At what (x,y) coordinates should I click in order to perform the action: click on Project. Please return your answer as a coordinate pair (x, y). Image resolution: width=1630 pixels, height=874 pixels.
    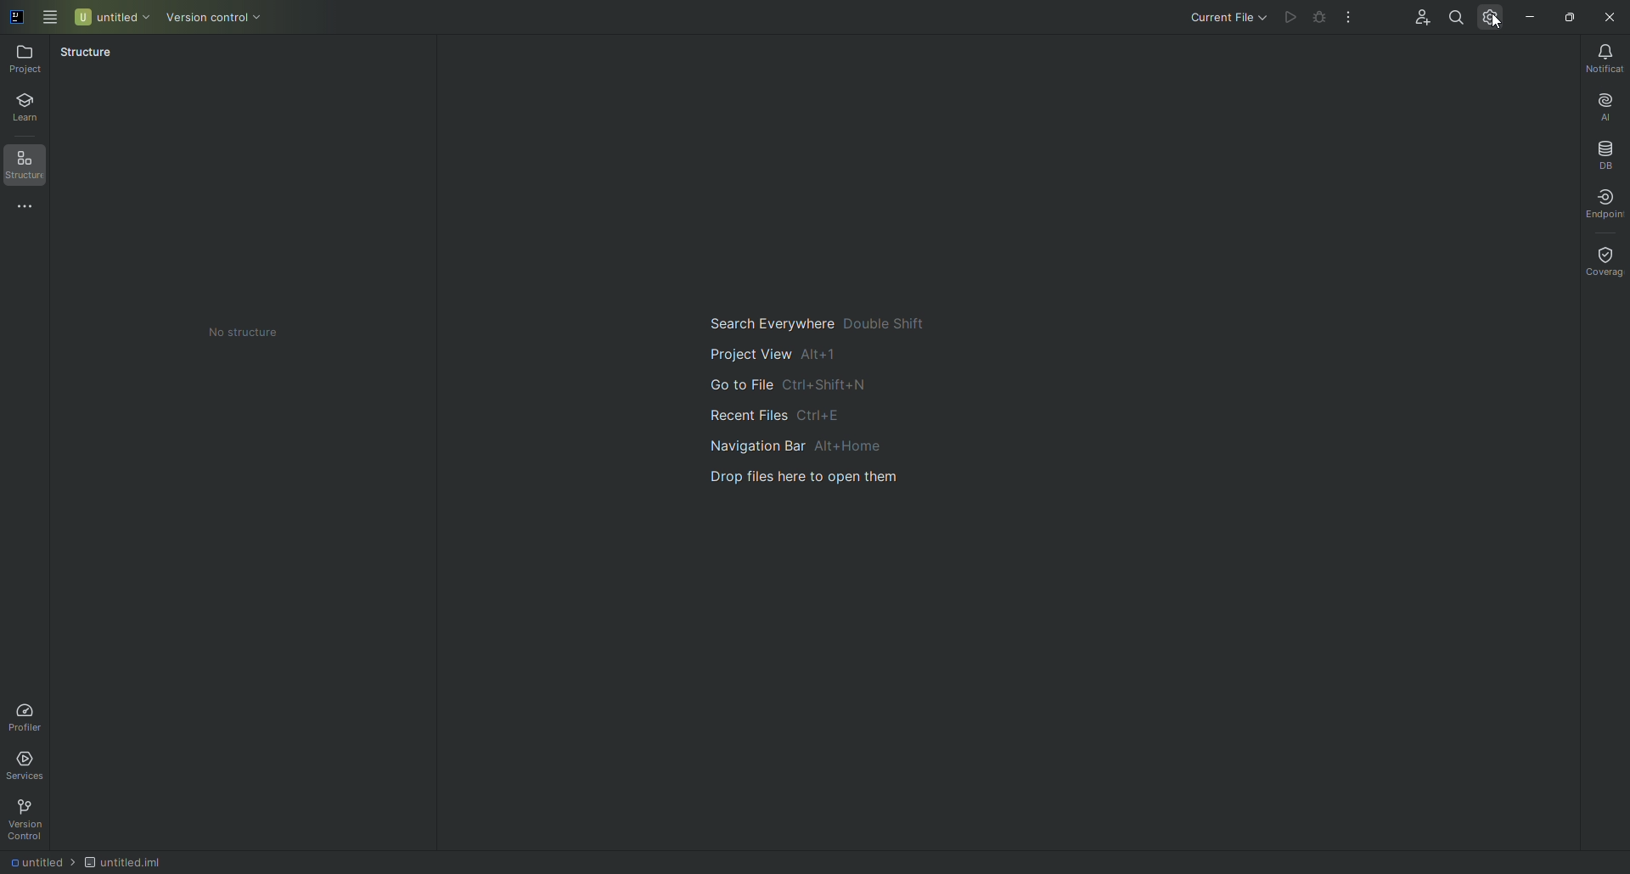
    Looking at the image, I should click on (30, 60).